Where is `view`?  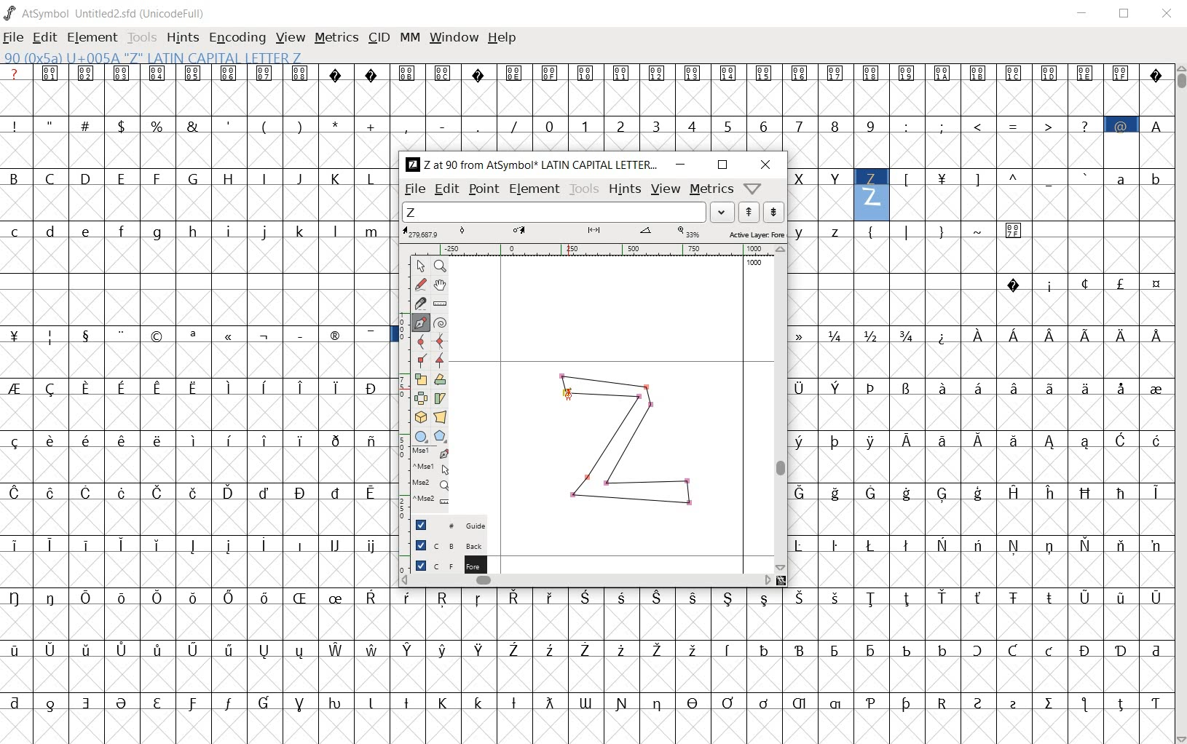 view is located at coordinates (291, 37).